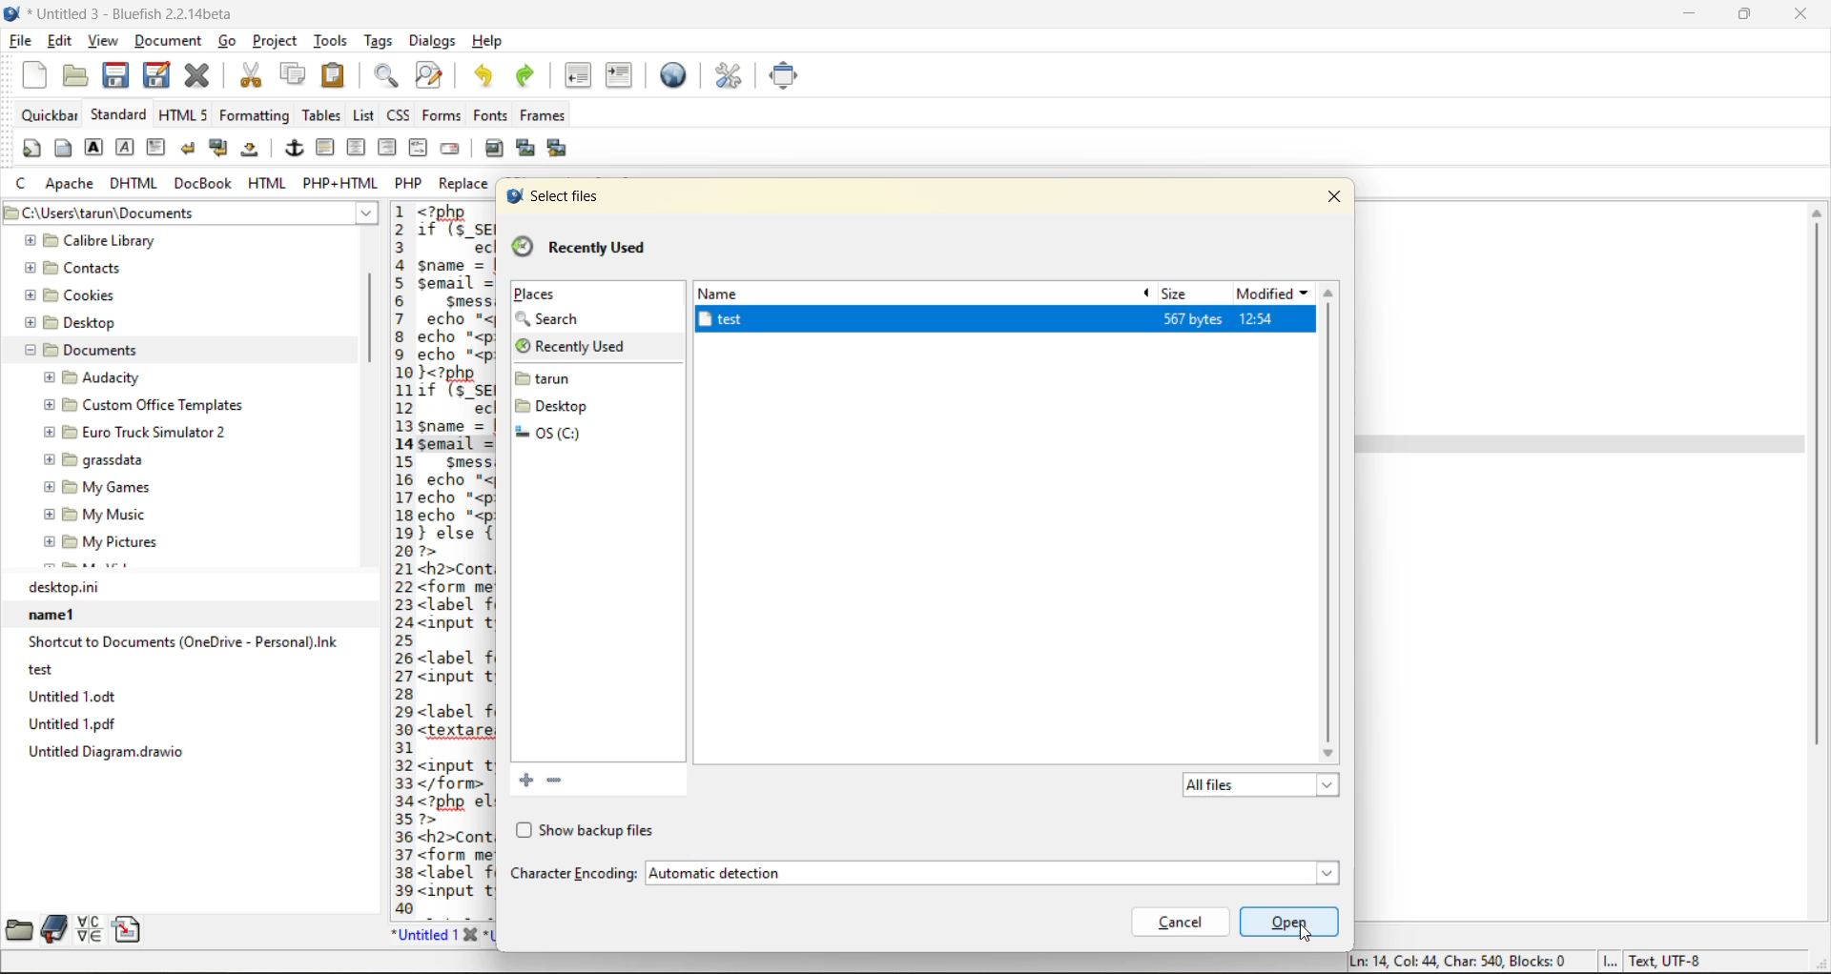 The width and height of the screenshot is (1831, 974). What do you see at coordinates (1746, 17) in the screenshot?
I see `maximize` at bounding box center [1746, 17].